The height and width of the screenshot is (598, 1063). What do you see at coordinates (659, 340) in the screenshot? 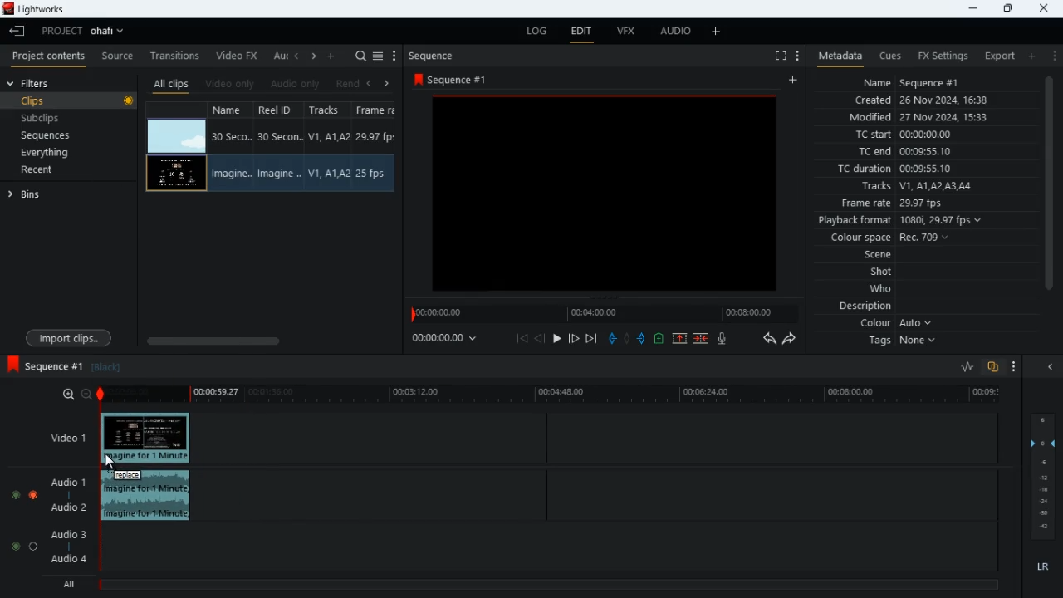
I see `up` at bounding box center [659, 340].